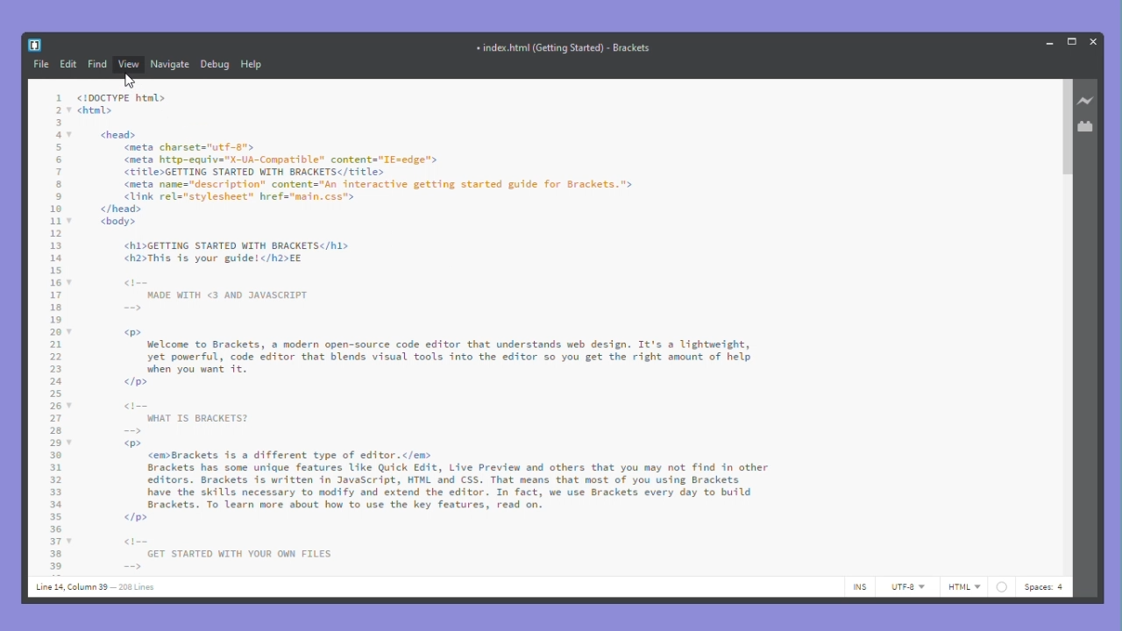 Image resolution: width=1122 pixels, height=631 pixels. Describe the element at coordinates (59, 160) in the screenshot. I see `6` at that location.